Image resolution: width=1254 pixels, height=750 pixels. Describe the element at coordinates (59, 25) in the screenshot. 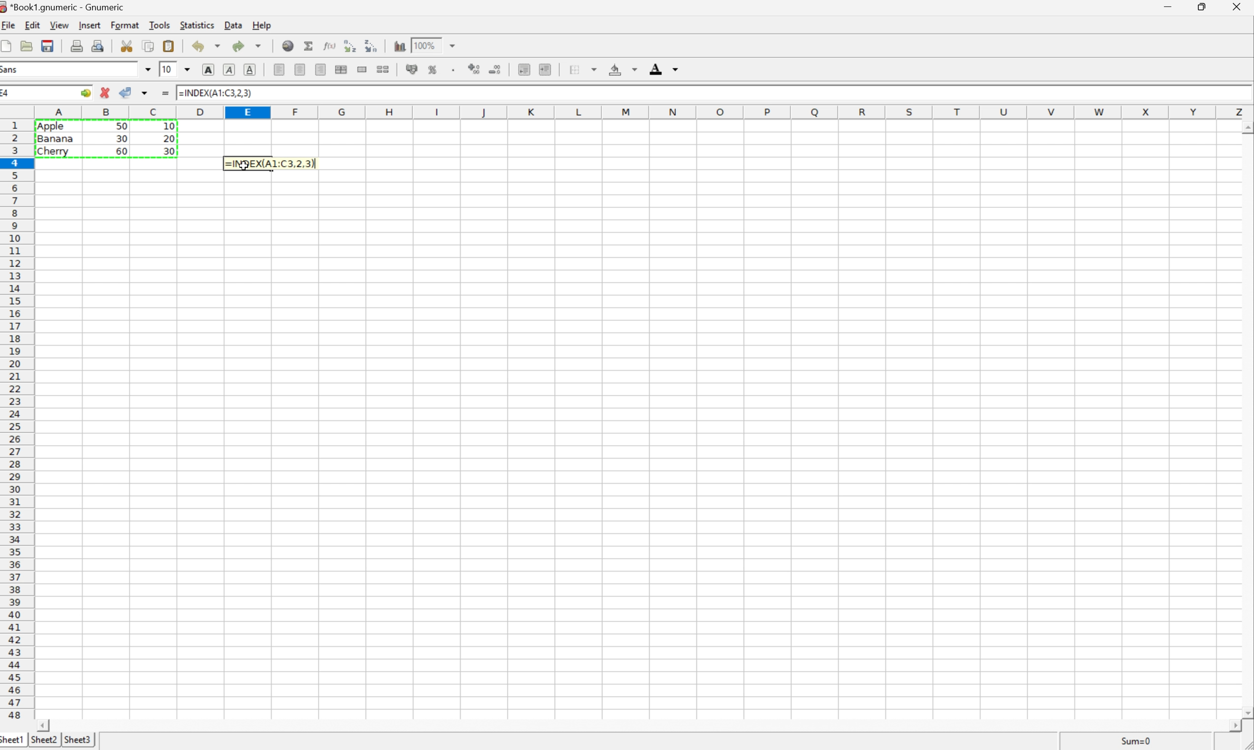

I see `view` at that location.